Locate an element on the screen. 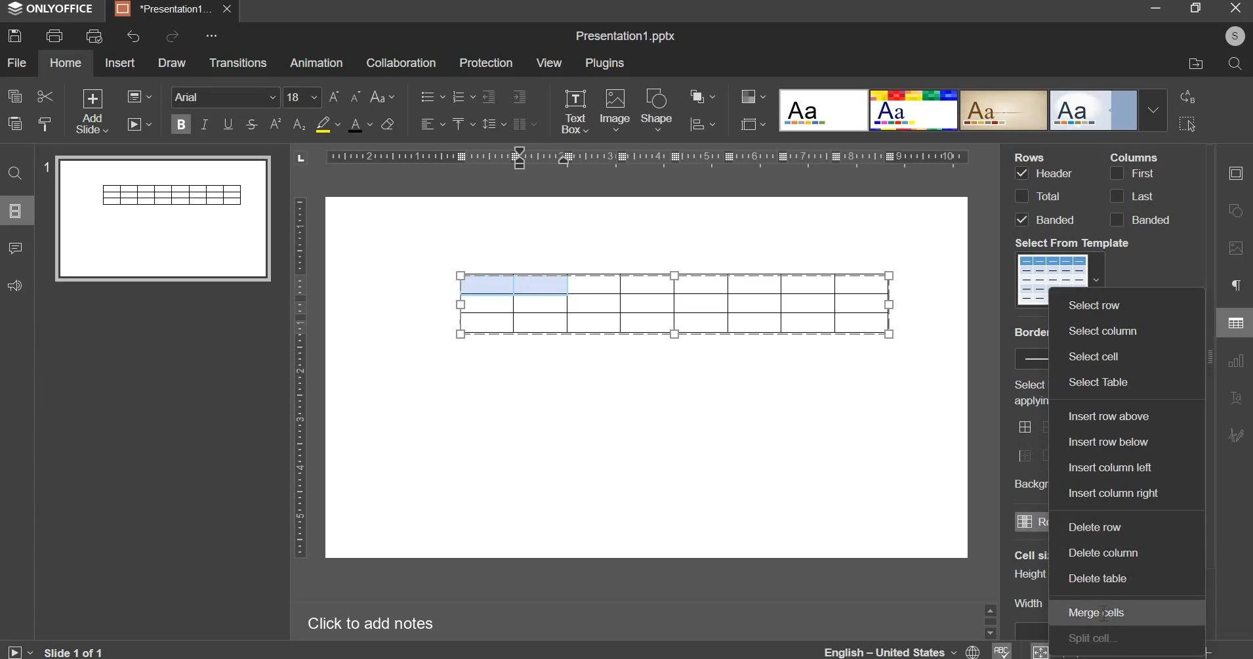  italics is located at coordinates (204, 123).